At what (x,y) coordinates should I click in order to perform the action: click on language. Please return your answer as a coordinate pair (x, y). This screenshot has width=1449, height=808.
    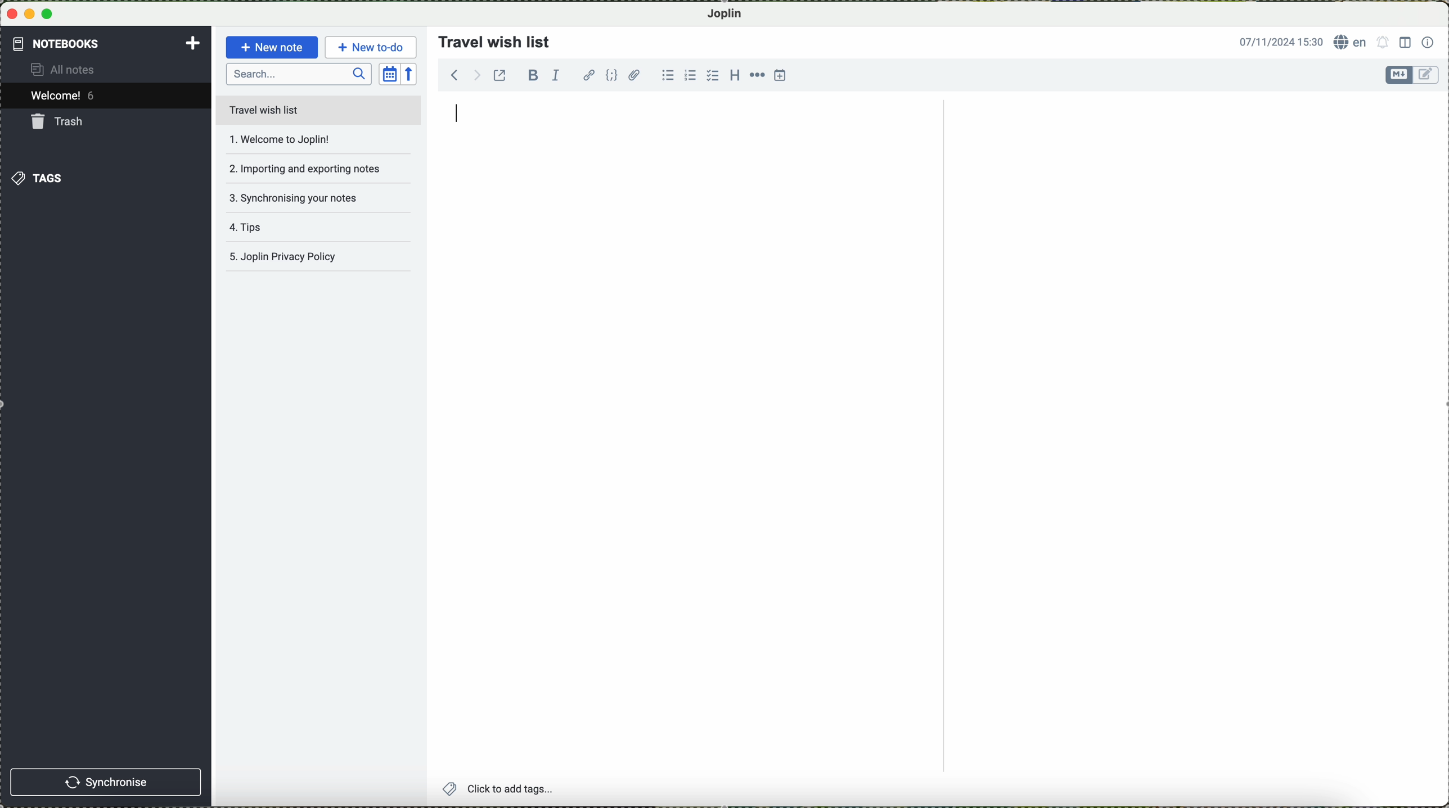
    Looking at the image, I should click on (1351, 42).